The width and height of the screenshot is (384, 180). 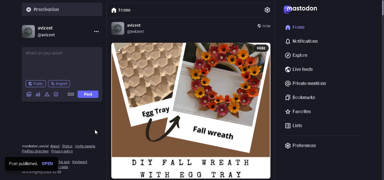 I want to click on profile picture, so click(x=116, y=28).